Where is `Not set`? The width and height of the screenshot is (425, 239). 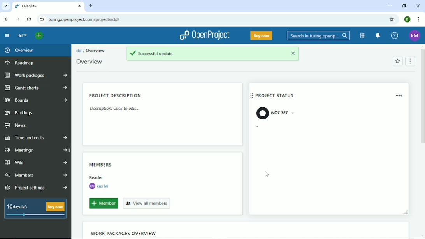
Not set is located at coordinates (272, 113).